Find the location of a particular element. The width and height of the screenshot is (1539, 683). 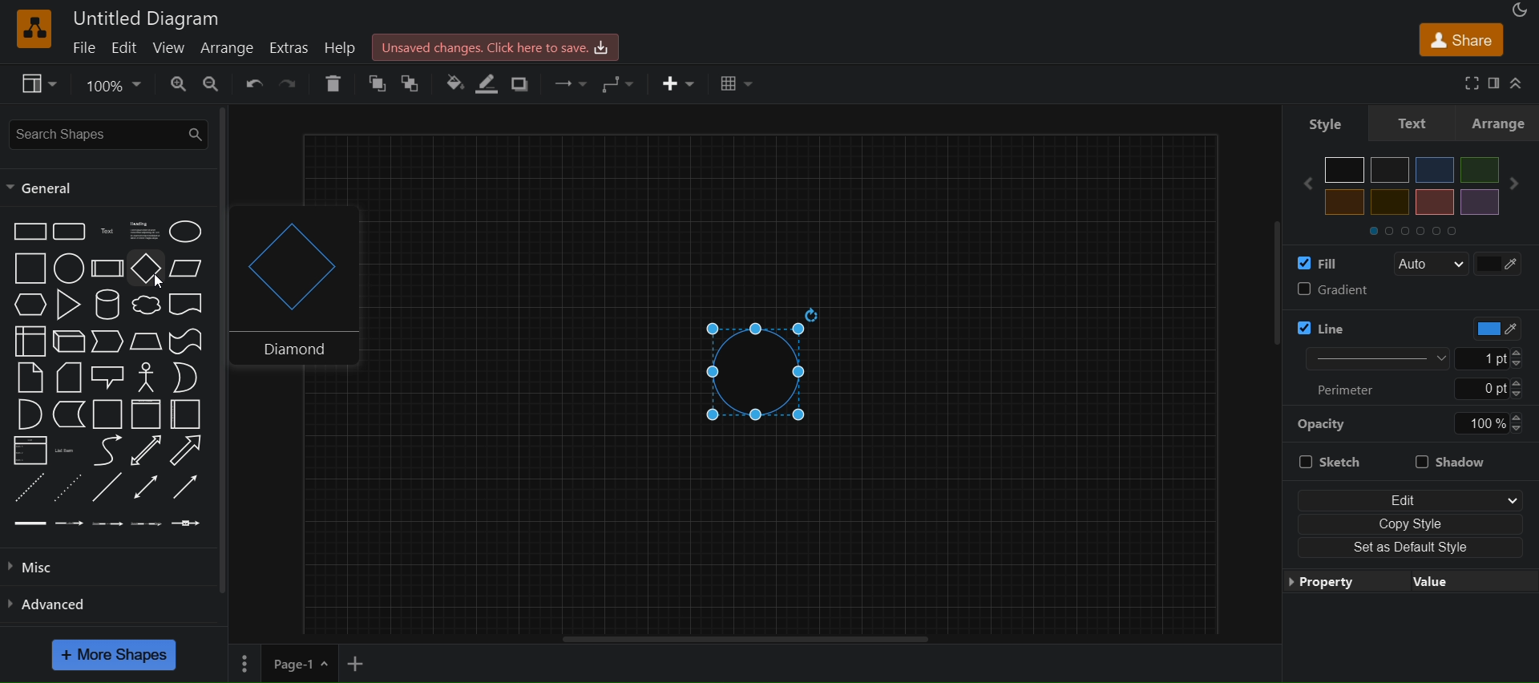

scrollbar is located at coordinates (228, 483).